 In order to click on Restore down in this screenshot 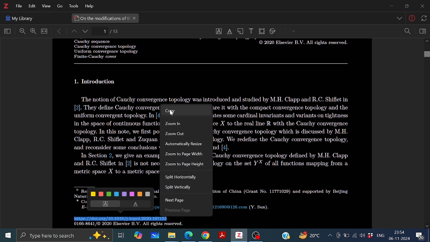, I will do `click(406, 6)`.